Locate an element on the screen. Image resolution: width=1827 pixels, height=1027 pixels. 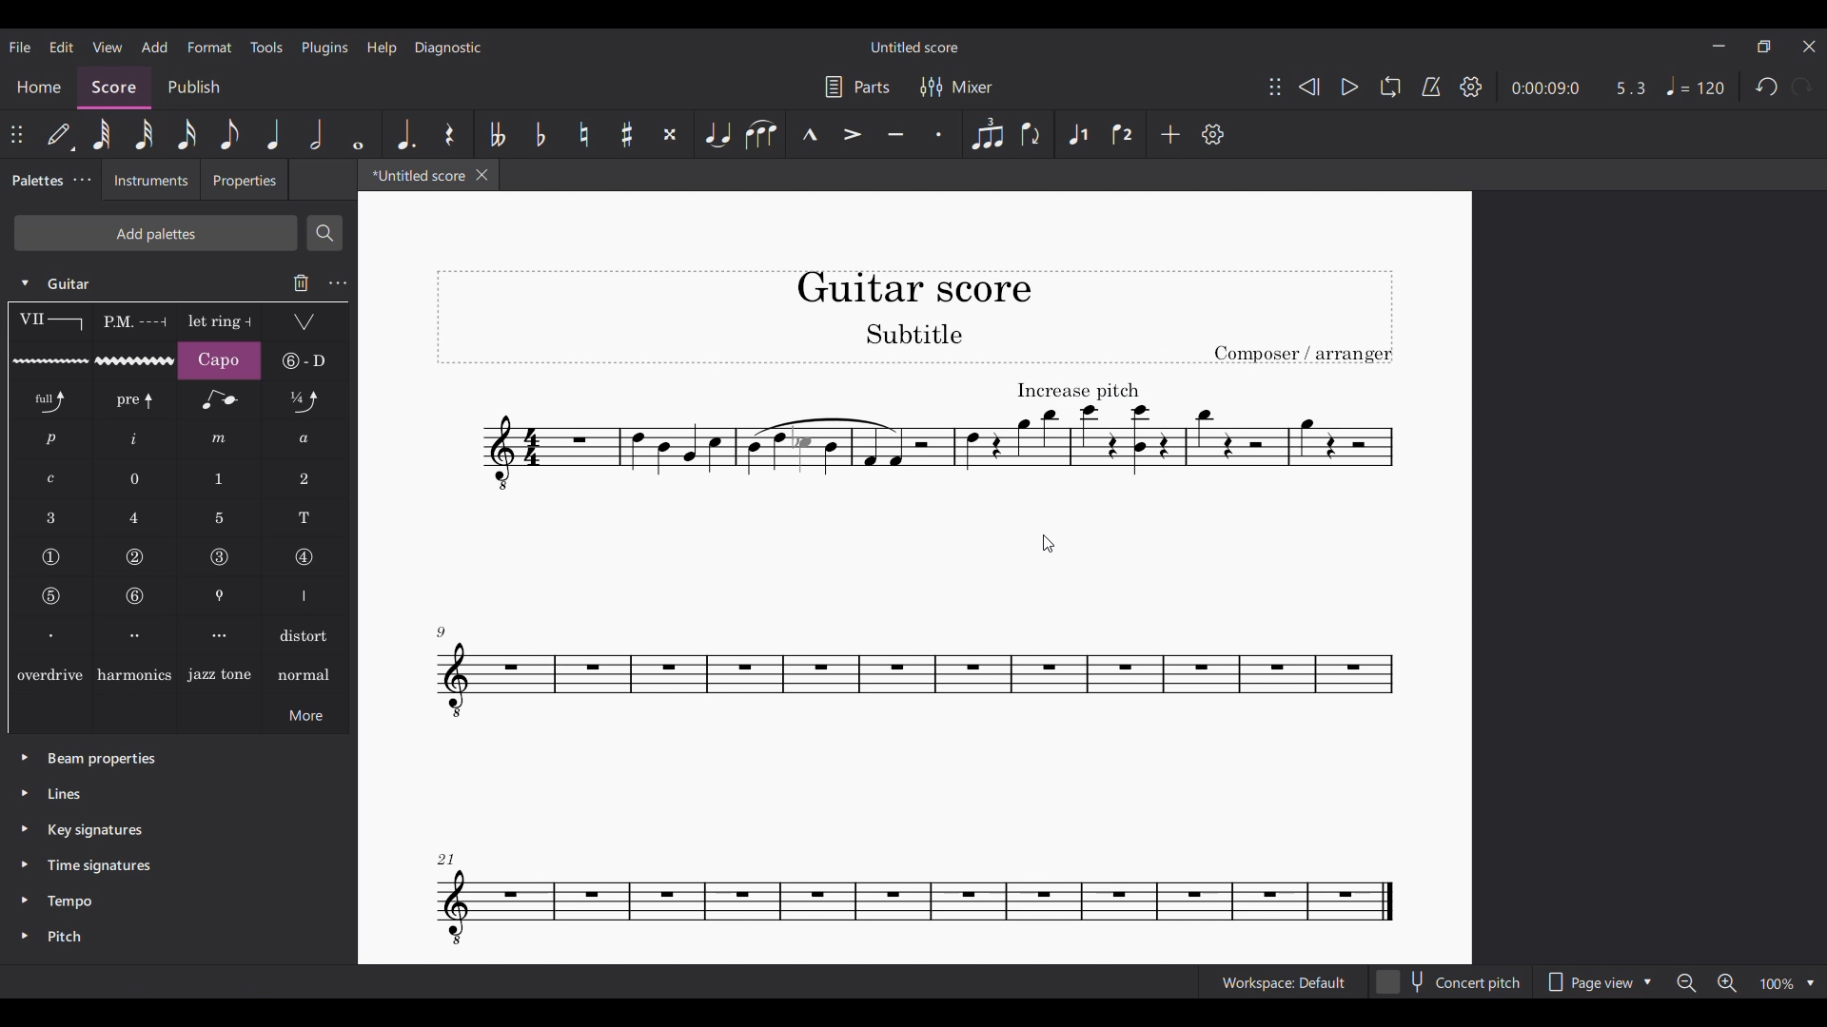
Metronome is located at coordinates (1431, 87).